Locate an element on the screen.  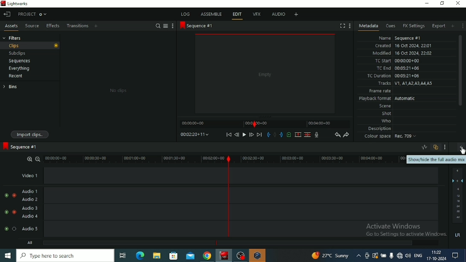
Remove the marked section is located at coordinates (298, 135).